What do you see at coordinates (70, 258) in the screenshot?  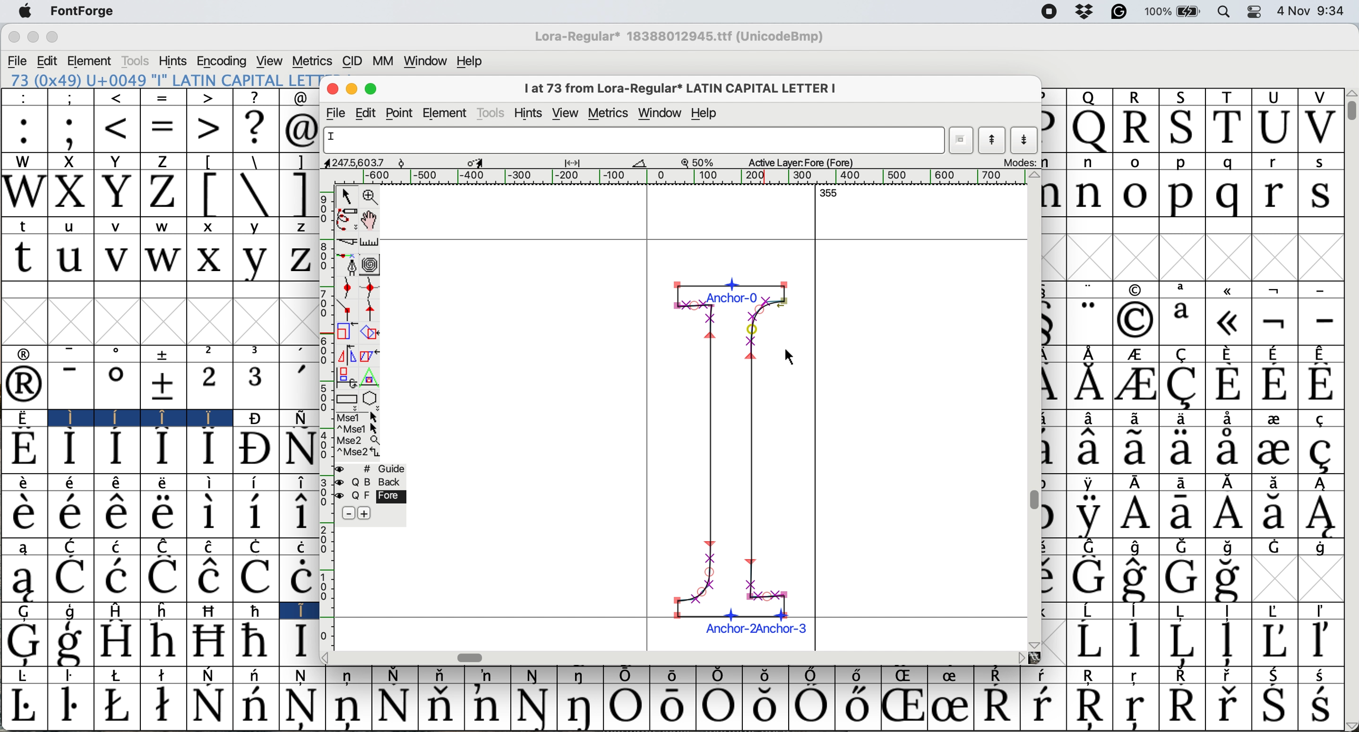 I see `u` at bounding box center [70, 258].